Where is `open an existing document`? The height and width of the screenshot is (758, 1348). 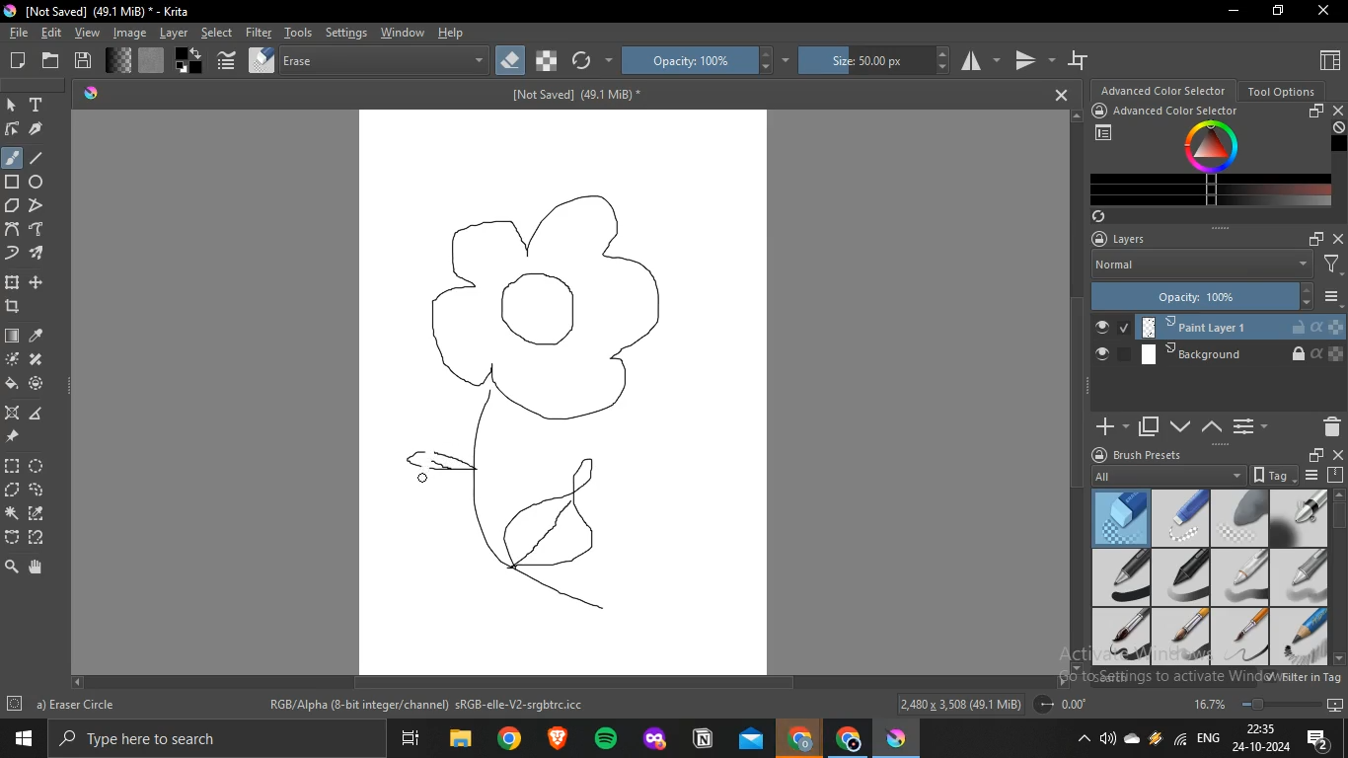
open an existing document is located at coordinates (53, 60).